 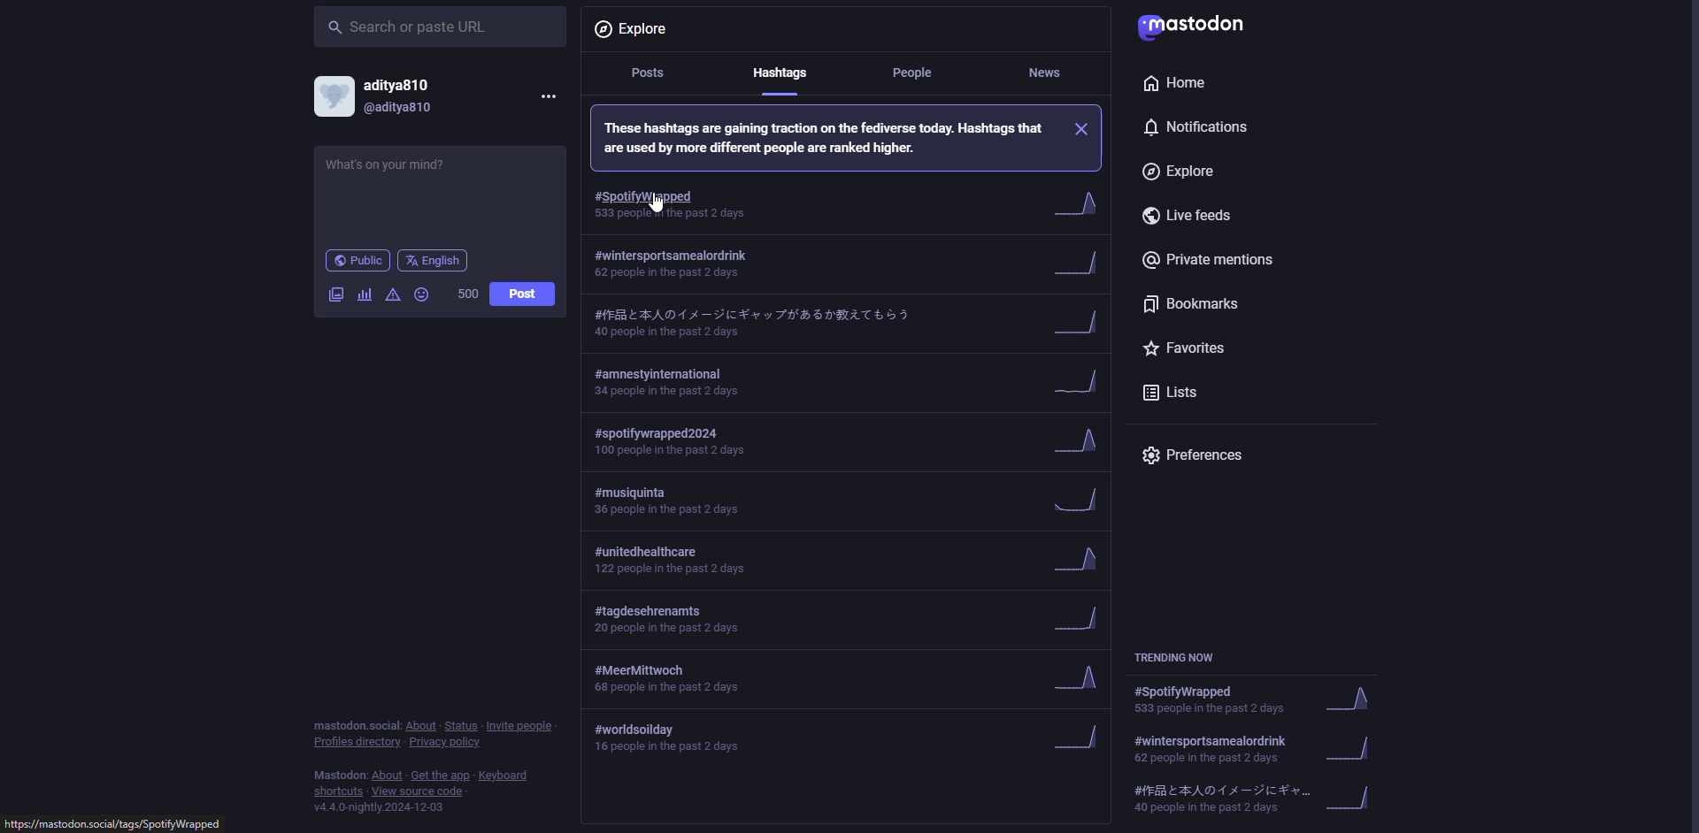 What do you see at coordinates (676, 623) in the screenshot?
I see `hashtag` at bounding box center [676, 623].